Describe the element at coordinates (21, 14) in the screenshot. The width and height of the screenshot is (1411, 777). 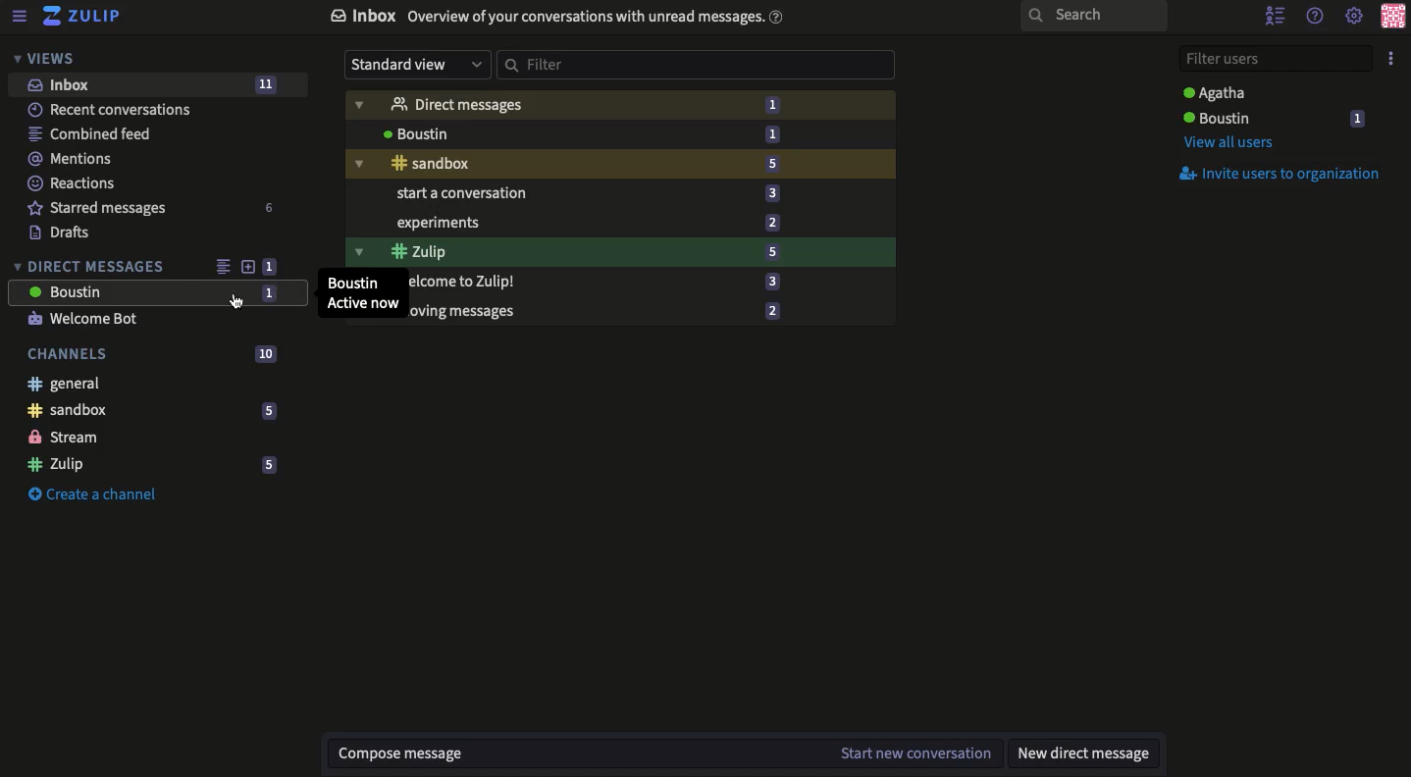
I see `Menu` at that location.